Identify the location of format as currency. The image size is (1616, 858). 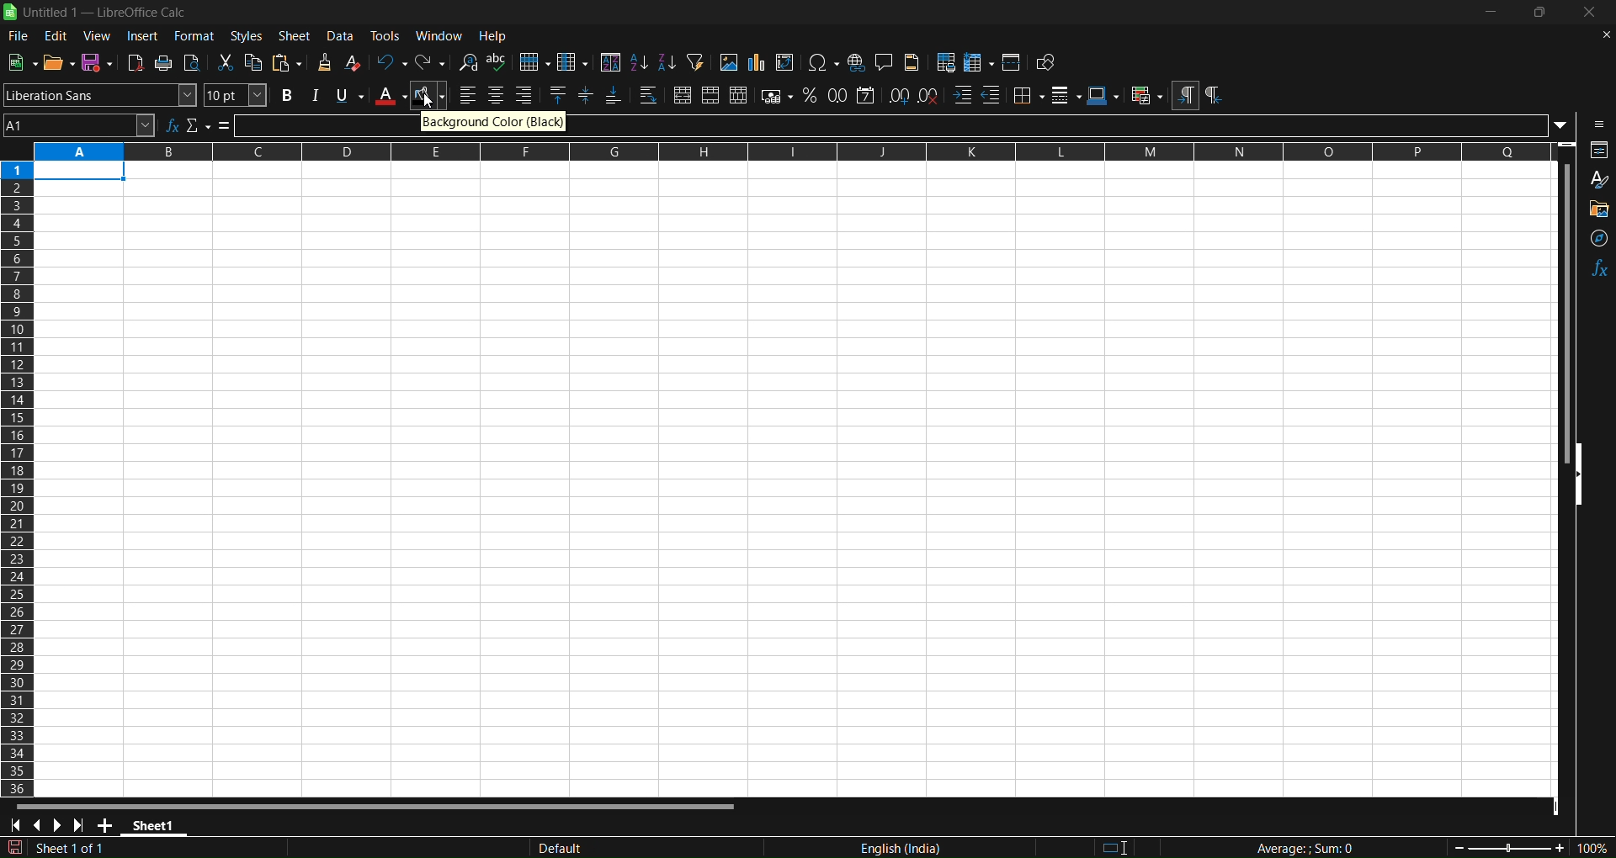
(773, 97).